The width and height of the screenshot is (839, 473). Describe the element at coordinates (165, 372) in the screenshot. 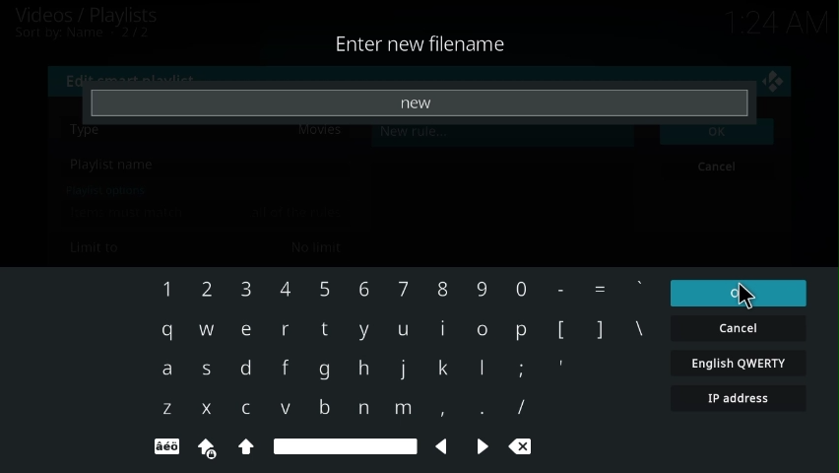

I see `a` at that location.